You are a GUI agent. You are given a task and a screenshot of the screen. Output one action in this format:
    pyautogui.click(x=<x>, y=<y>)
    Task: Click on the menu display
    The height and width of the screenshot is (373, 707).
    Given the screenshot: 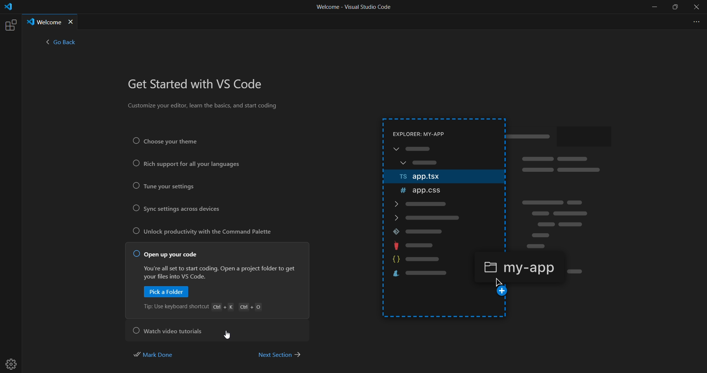 What is the action you would take?
    pyautogui.click(x=446, y=212)
    